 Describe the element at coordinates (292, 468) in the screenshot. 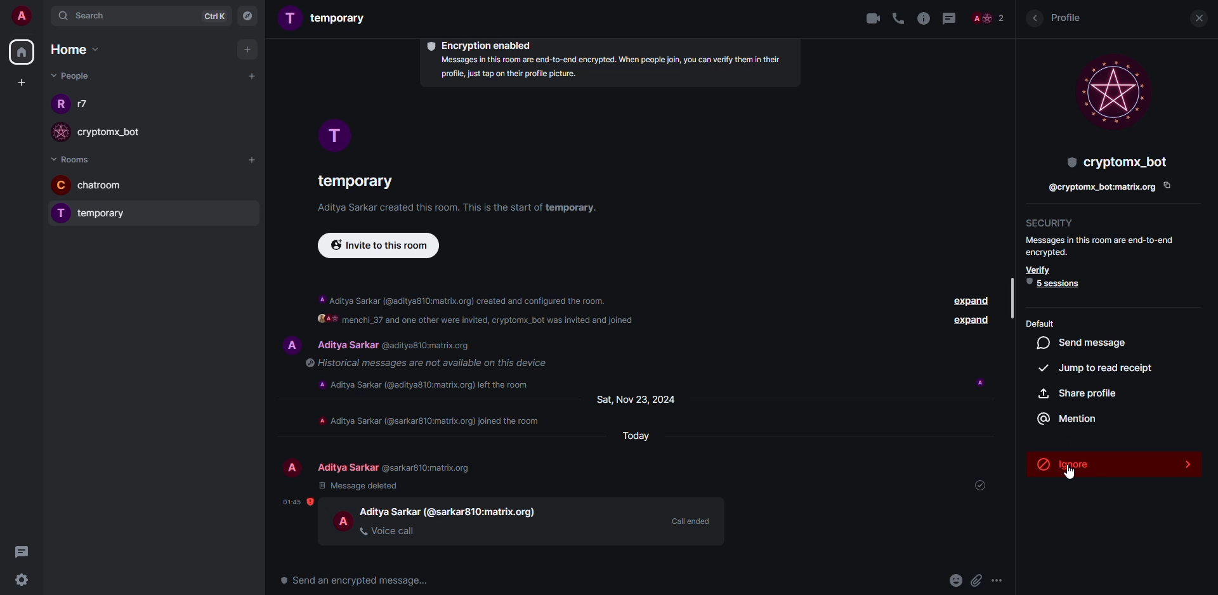

I see `profile` at that location.